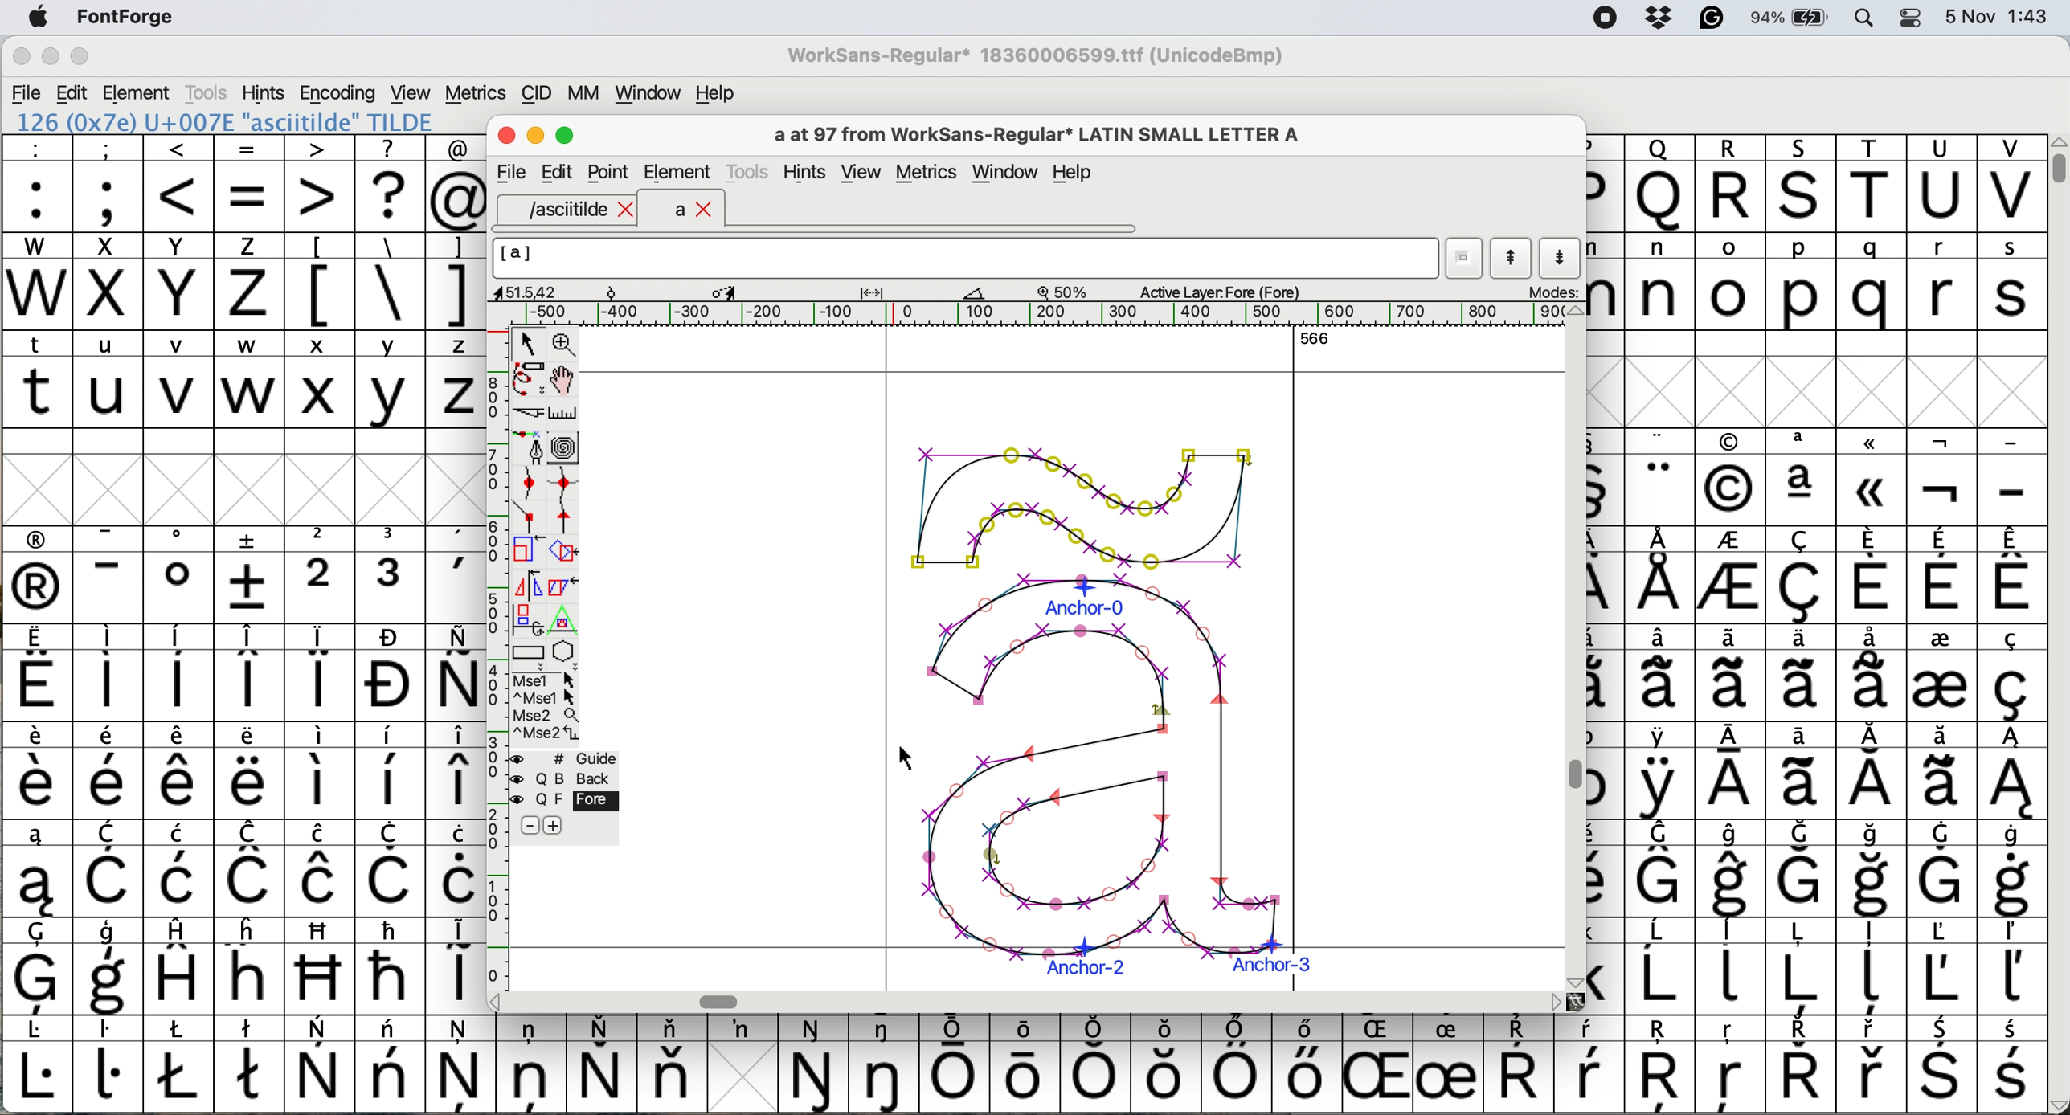 The image size is (2070, 1115). I want to click on symbol, so click(461, 1063).